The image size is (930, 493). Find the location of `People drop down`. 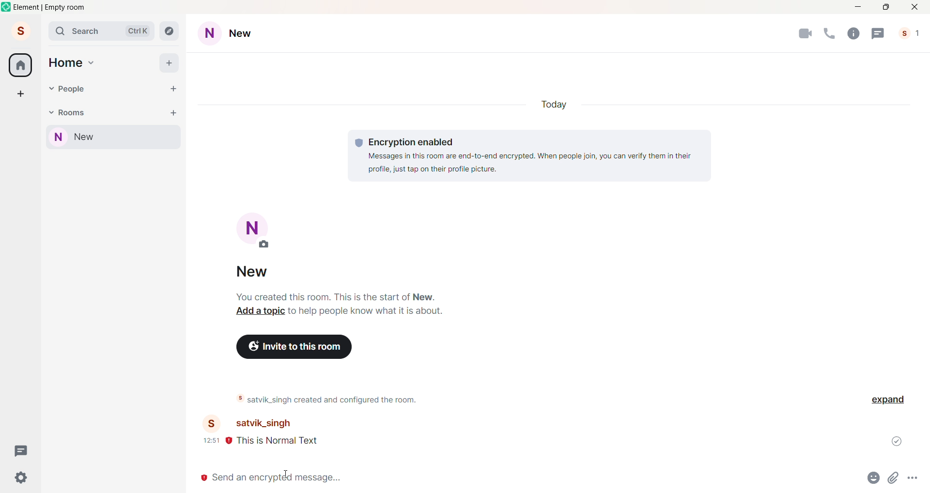

People drop down is located at coordinates (51, 89).